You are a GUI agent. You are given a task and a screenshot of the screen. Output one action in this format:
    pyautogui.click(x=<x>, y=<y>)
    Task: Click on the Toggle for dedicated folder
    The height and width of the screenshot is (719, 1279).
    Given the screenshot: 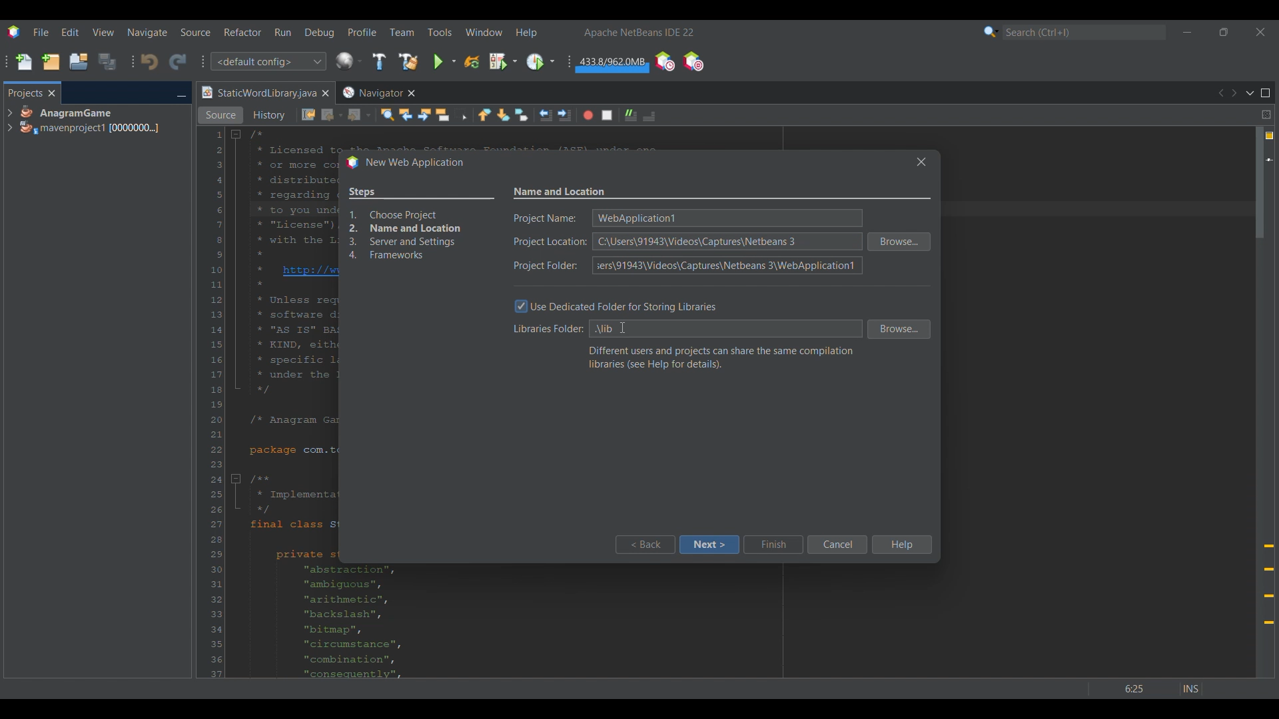 What is the action you would take?
    pyautogui.click(x=628, y=306)
    